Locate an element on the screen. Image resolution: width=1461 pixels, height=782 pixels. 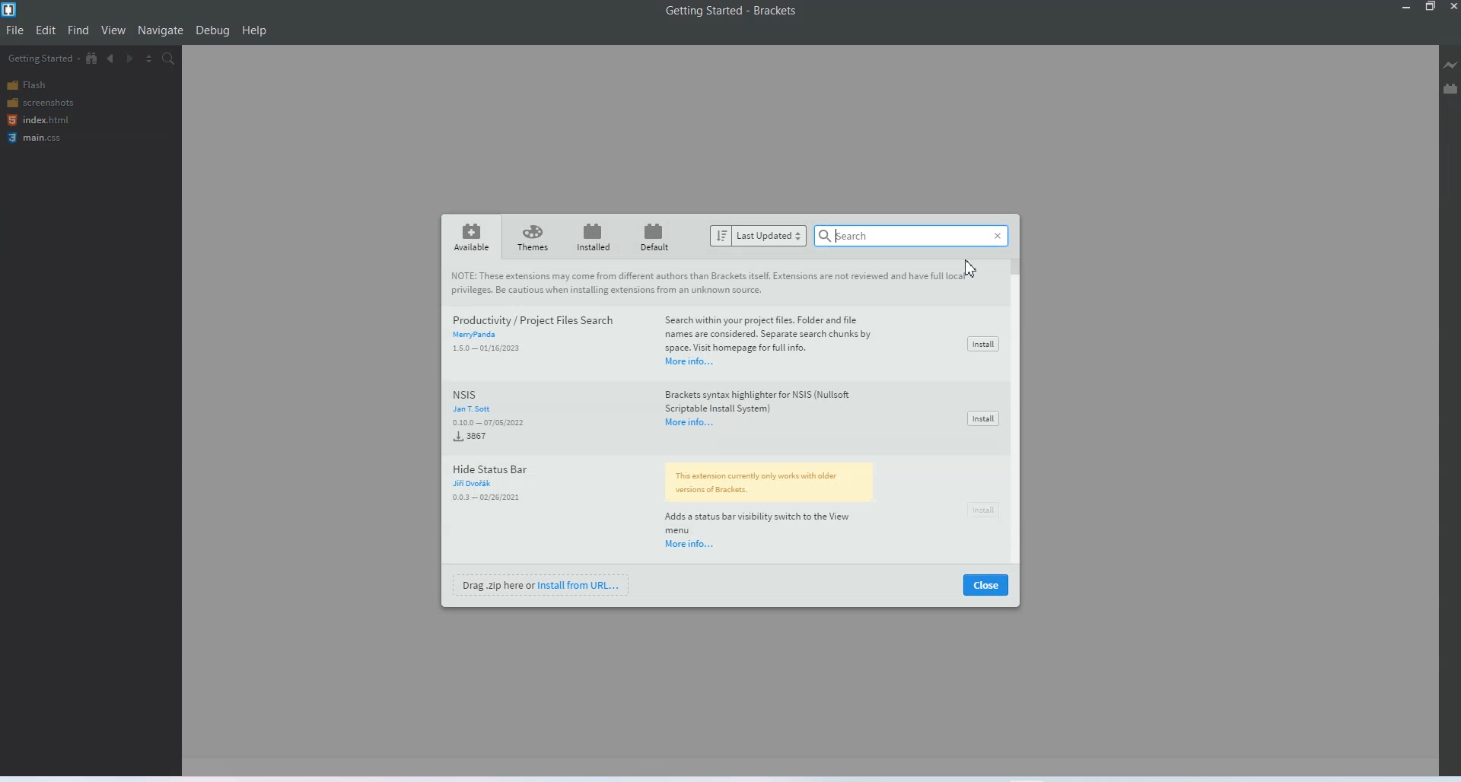
Close is located at coordinates (1452, 7).